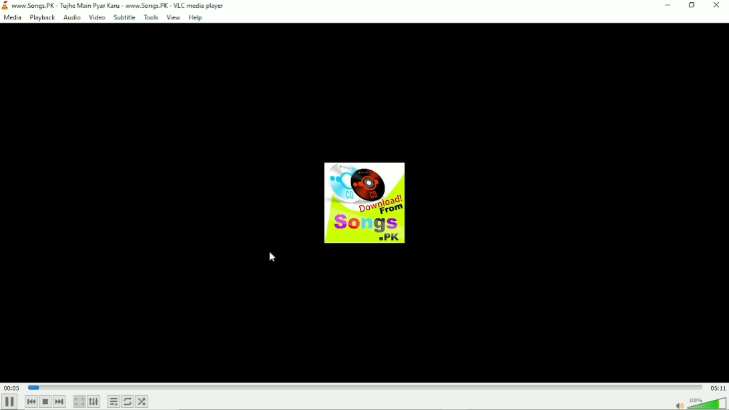 The image size is (729, 410). Describe the element at coordinates (11, 401) in the screenshot. I see `Pause` at that location.